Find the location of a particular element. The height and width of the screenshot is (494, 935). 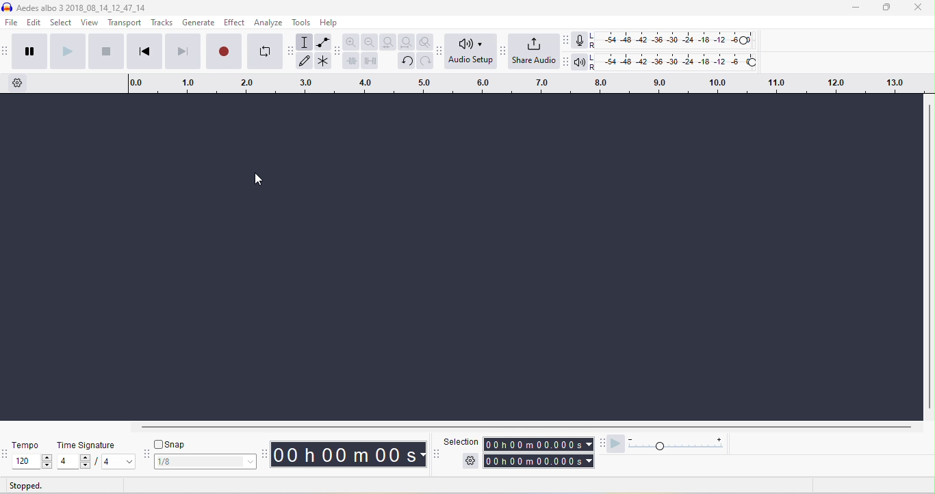

select time parameter is located at coordinates (589, 444).